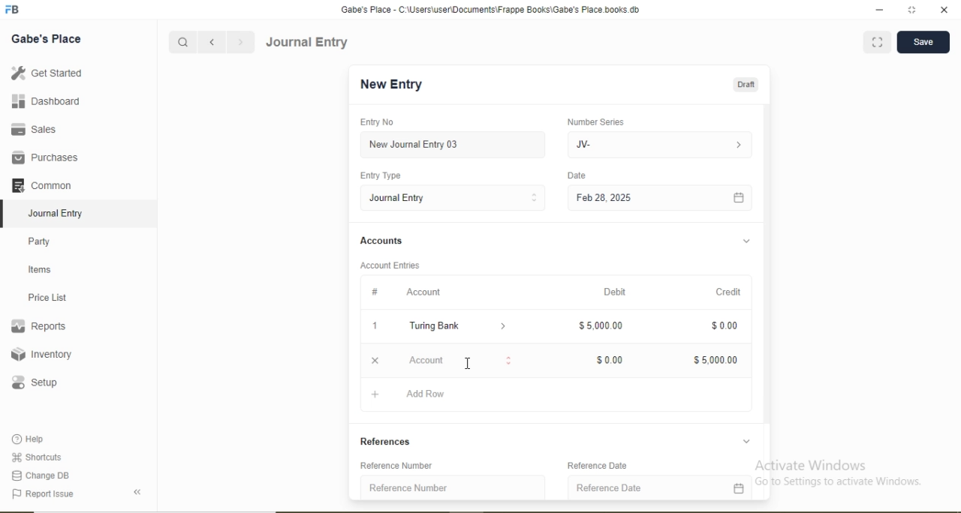 This screenshot has width=961, height=513. Describe the element at coordinates (308, 42) in the screenshot. I see `Journal Entry` at that location.